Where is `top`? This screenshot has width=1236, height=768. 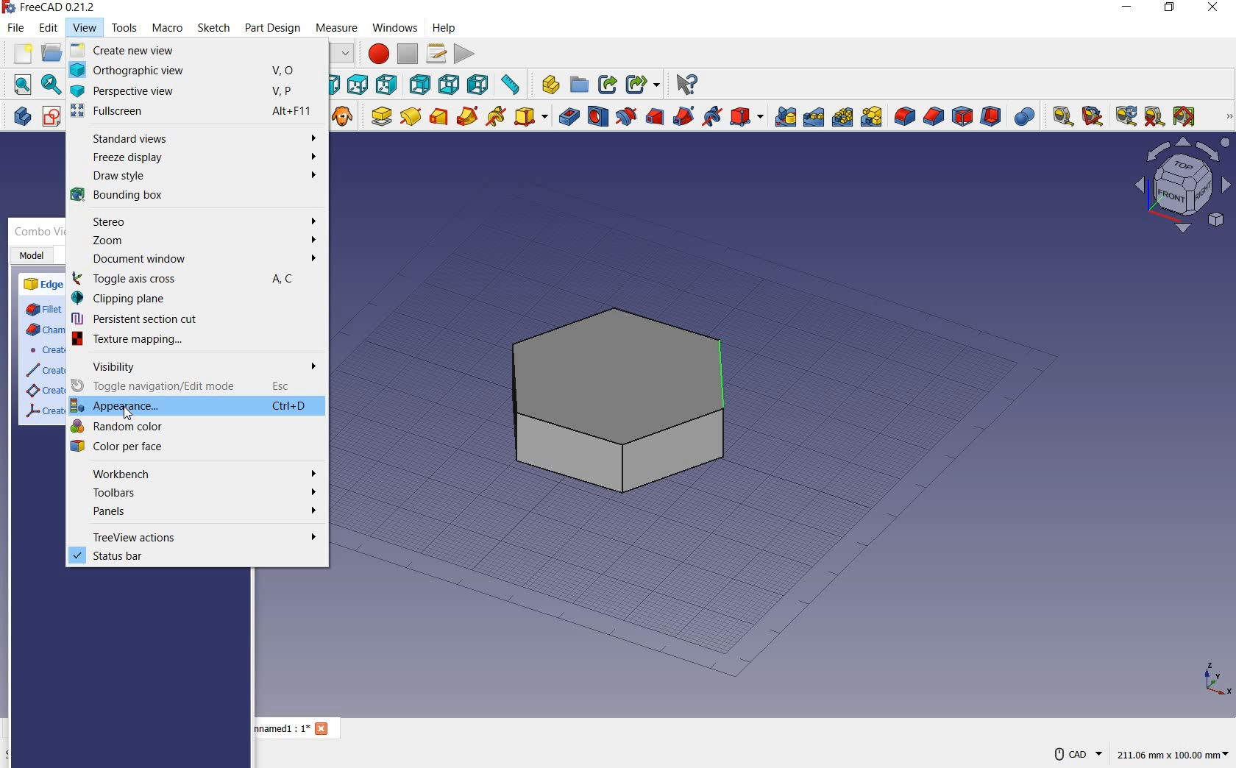 top is located at coordinates (356, 83).